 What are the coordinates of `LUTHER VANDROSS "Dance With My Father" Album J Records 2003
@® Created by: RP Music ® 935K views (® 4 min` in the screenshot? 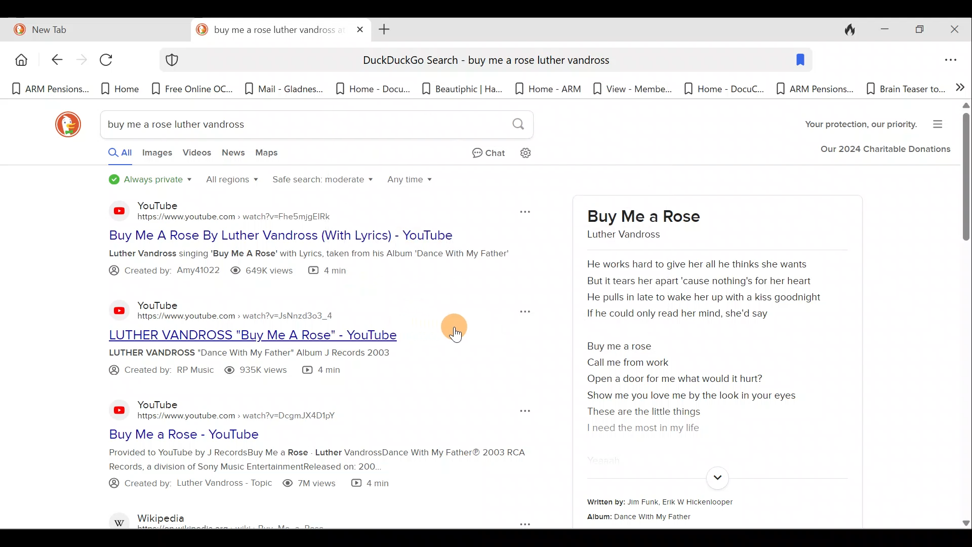 It's located at (268, 362).